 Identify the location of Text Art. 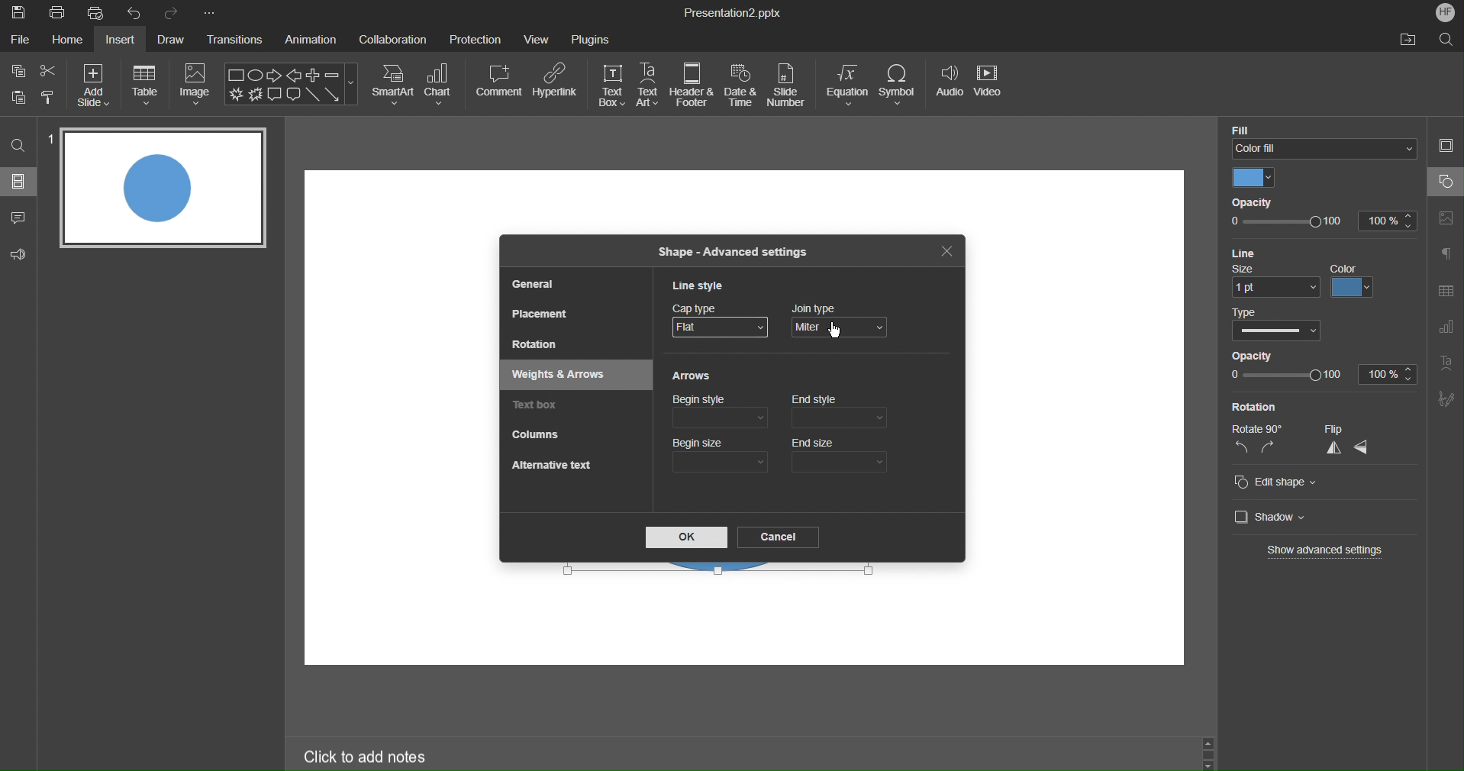
(1447, 367).